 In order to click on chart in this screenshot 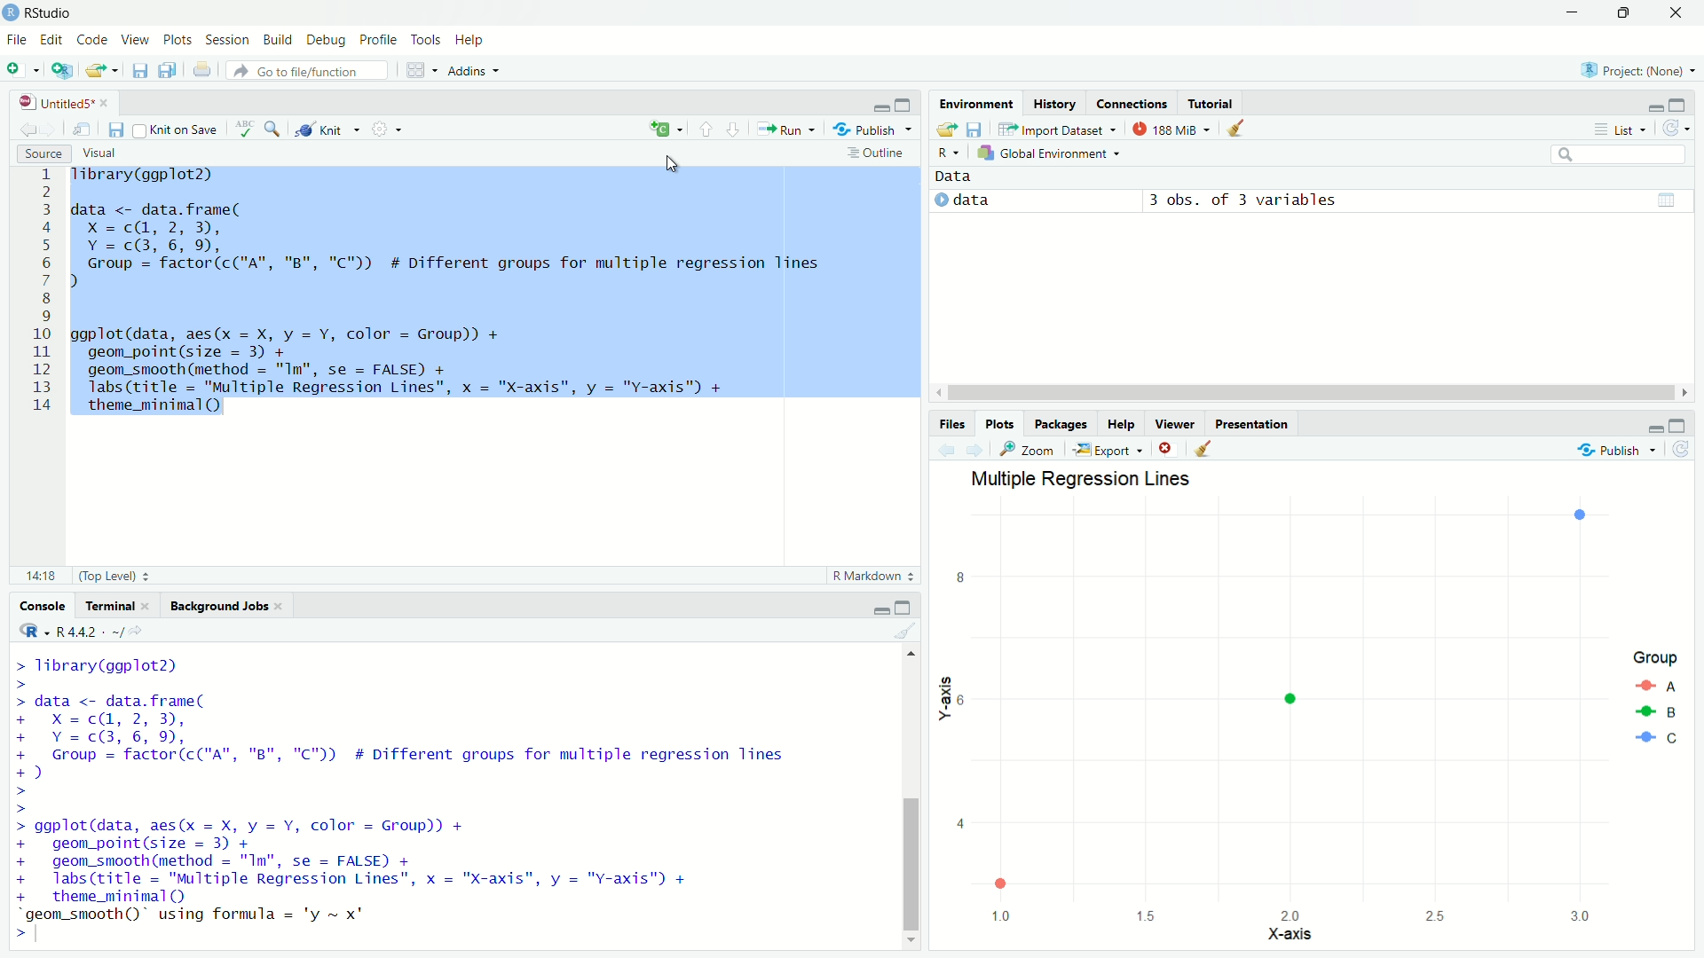, I will do `click(1312, 710)`.